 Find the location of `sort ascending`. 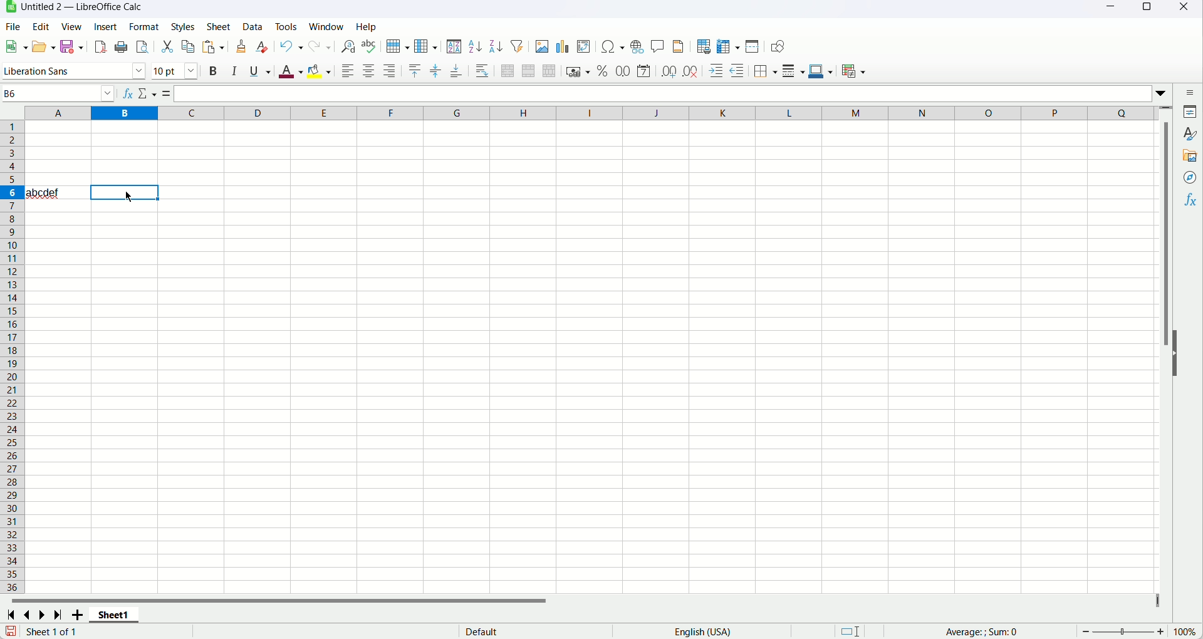

sort ascending is located at coordinates (475, 46).